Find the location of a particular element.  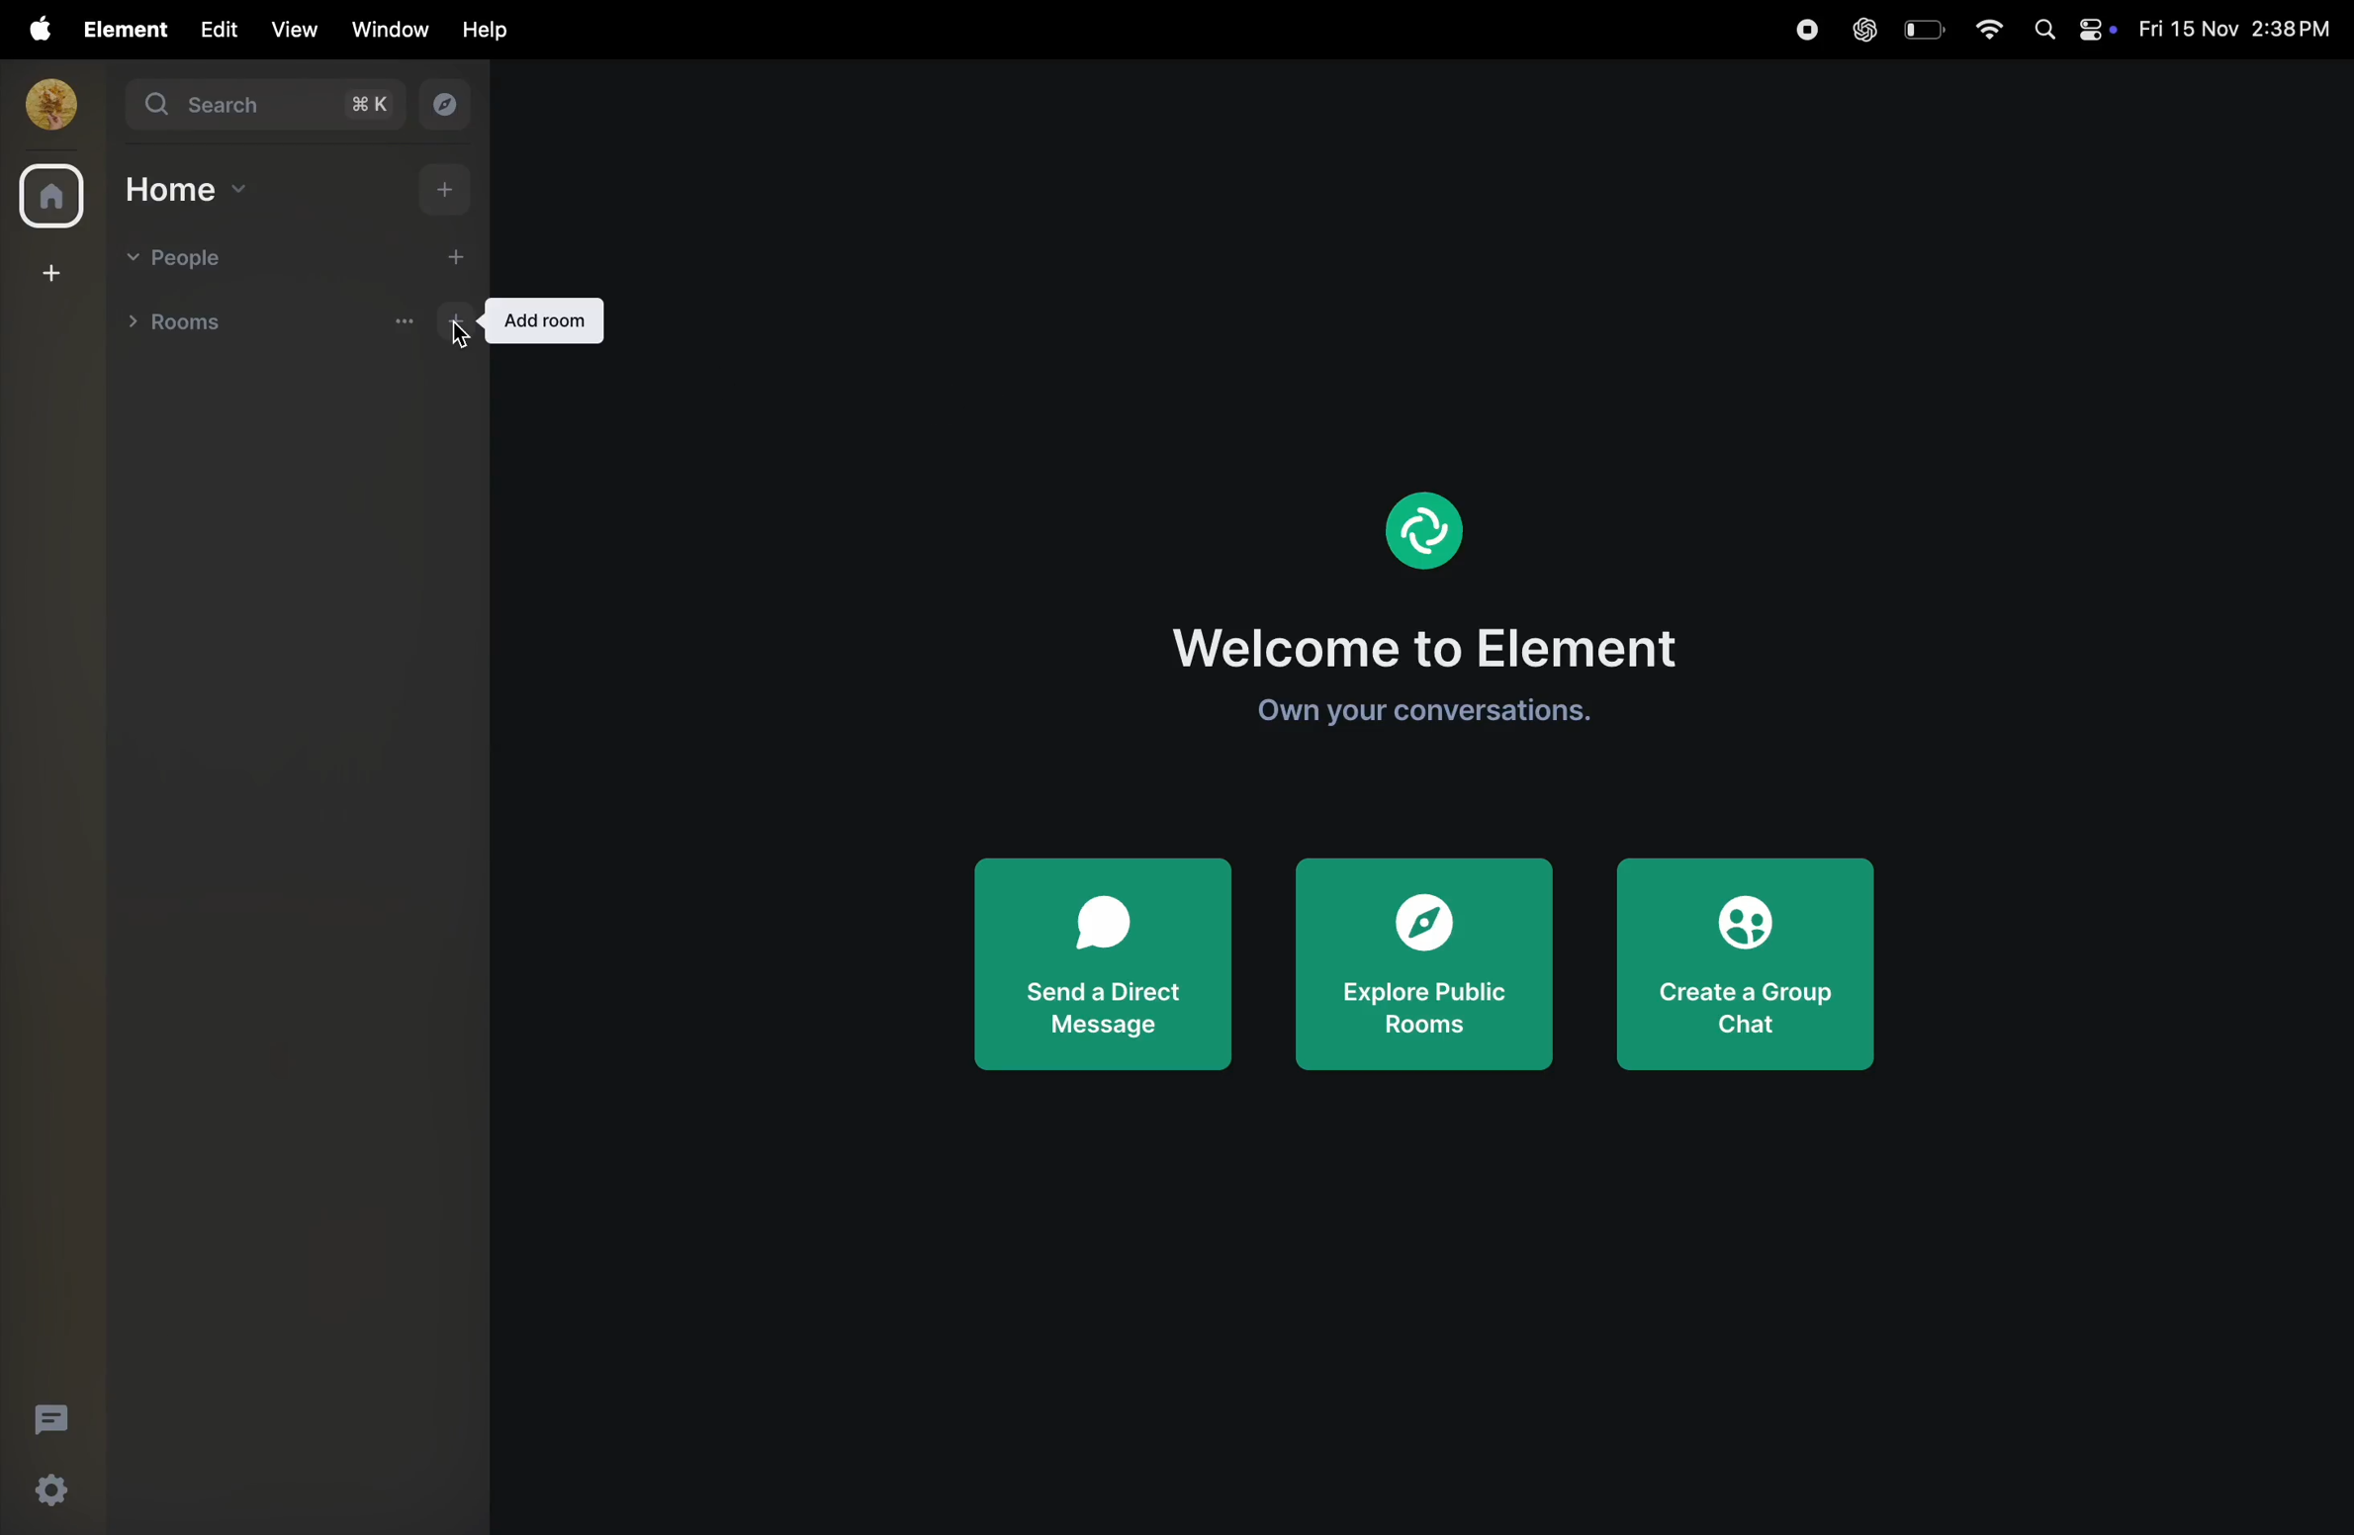

search is located at coordinates (262, 105).